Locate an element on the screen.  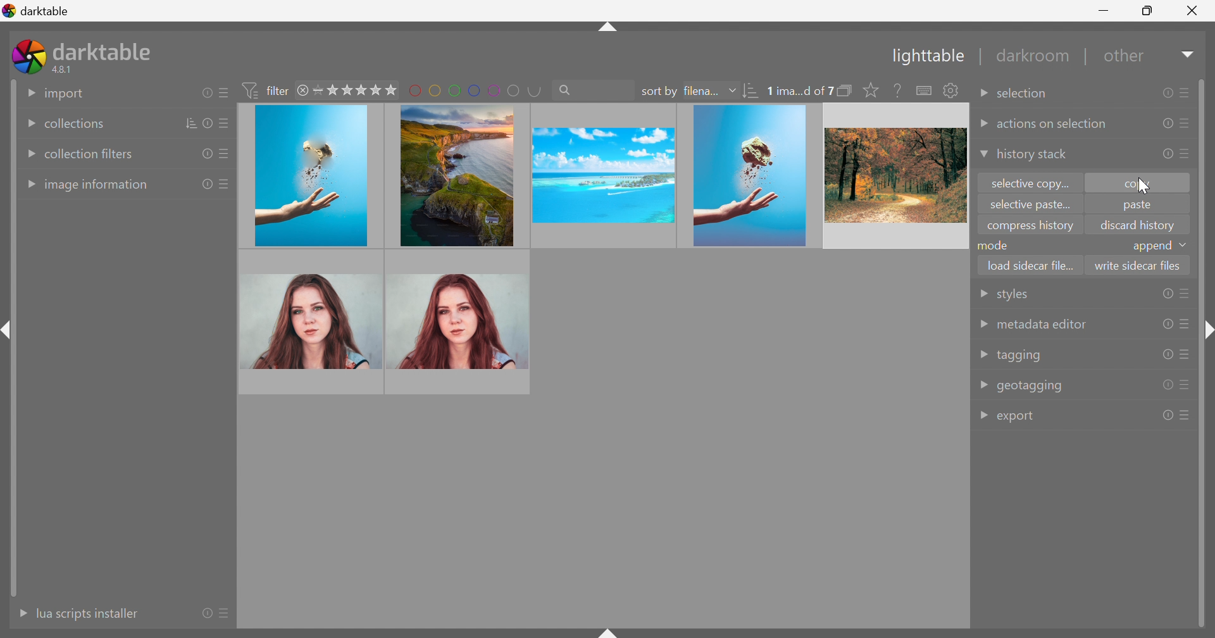
presets is located at coordinates (227, 615).